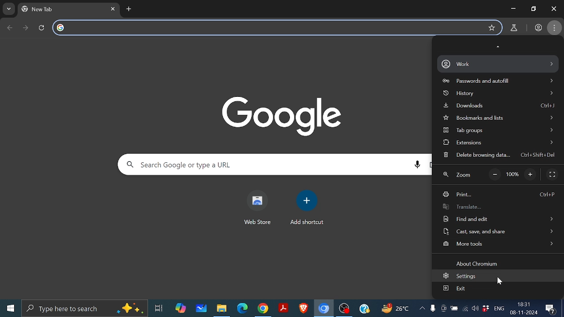 The height and width of the screenshot is (317, 564). Describe the element at coordinates (515, 28) in the screenshot. I see `Google lab` at that location.